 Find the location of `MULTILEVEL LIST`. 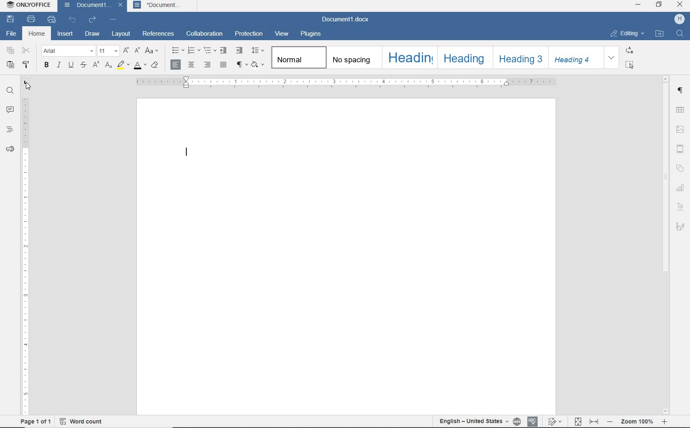

MULTILEVEL LIST is located at coordinates (210, 50).